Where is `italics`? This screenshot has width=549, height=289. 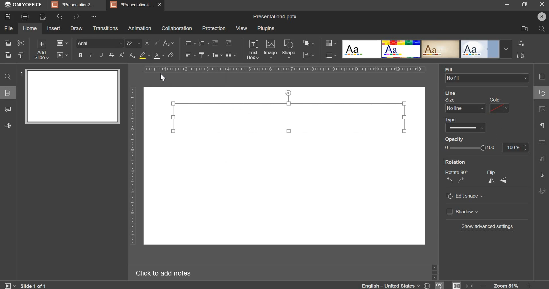
italics is located at coordinates (91, 55).